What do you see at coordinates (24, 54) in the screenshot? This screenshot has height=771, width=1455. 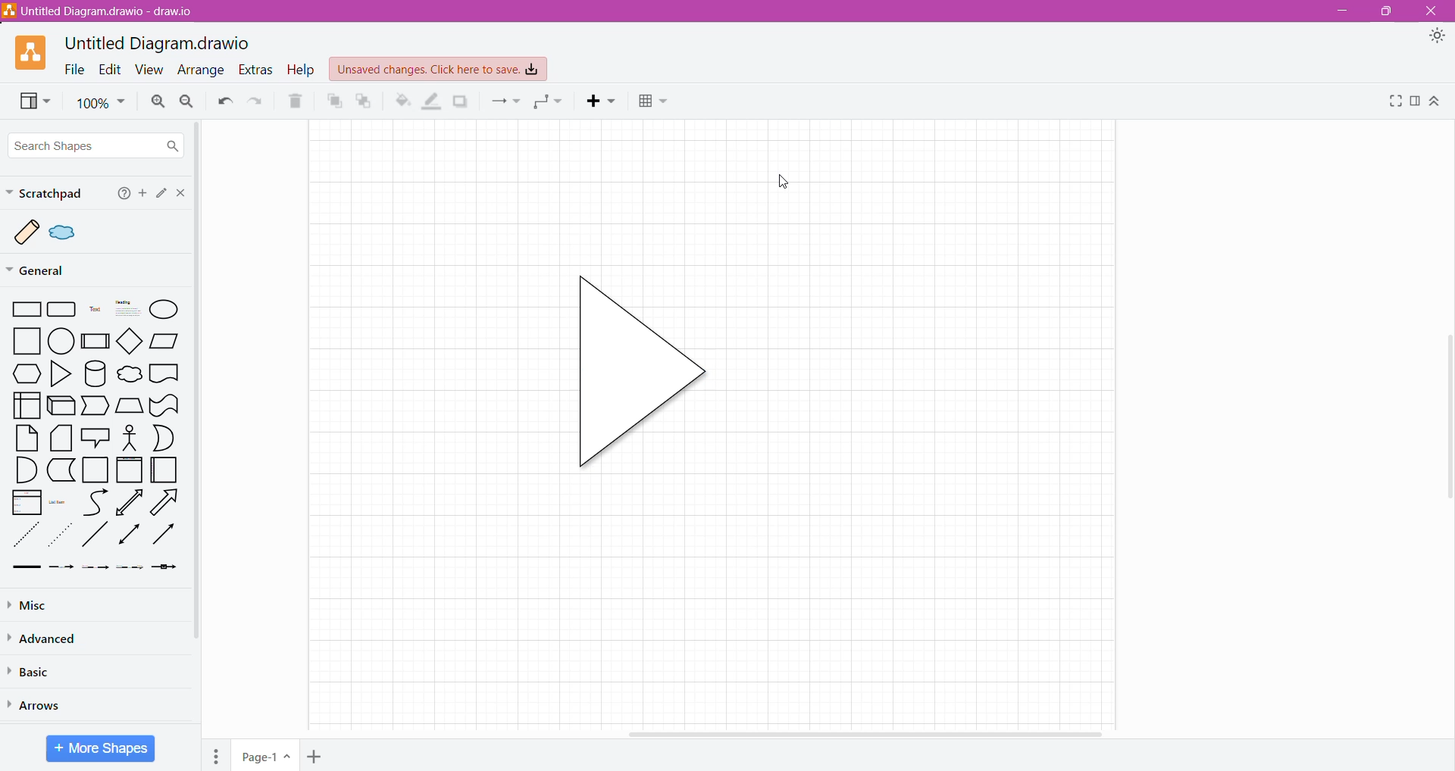 I see `Application Logo` at bounding box center [24, 54].